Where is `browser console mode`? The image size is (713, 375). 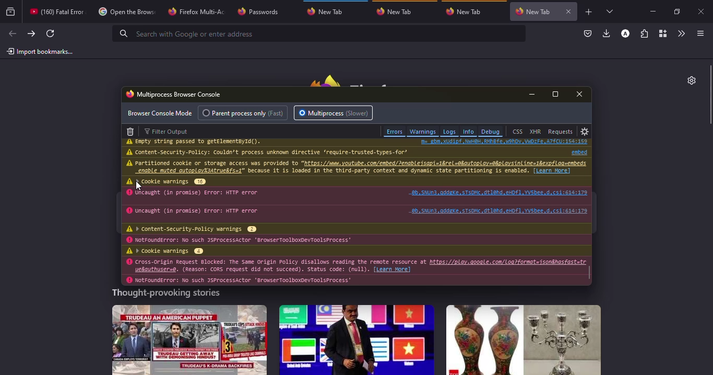
browser console mode is located at coordinates (160, 113).